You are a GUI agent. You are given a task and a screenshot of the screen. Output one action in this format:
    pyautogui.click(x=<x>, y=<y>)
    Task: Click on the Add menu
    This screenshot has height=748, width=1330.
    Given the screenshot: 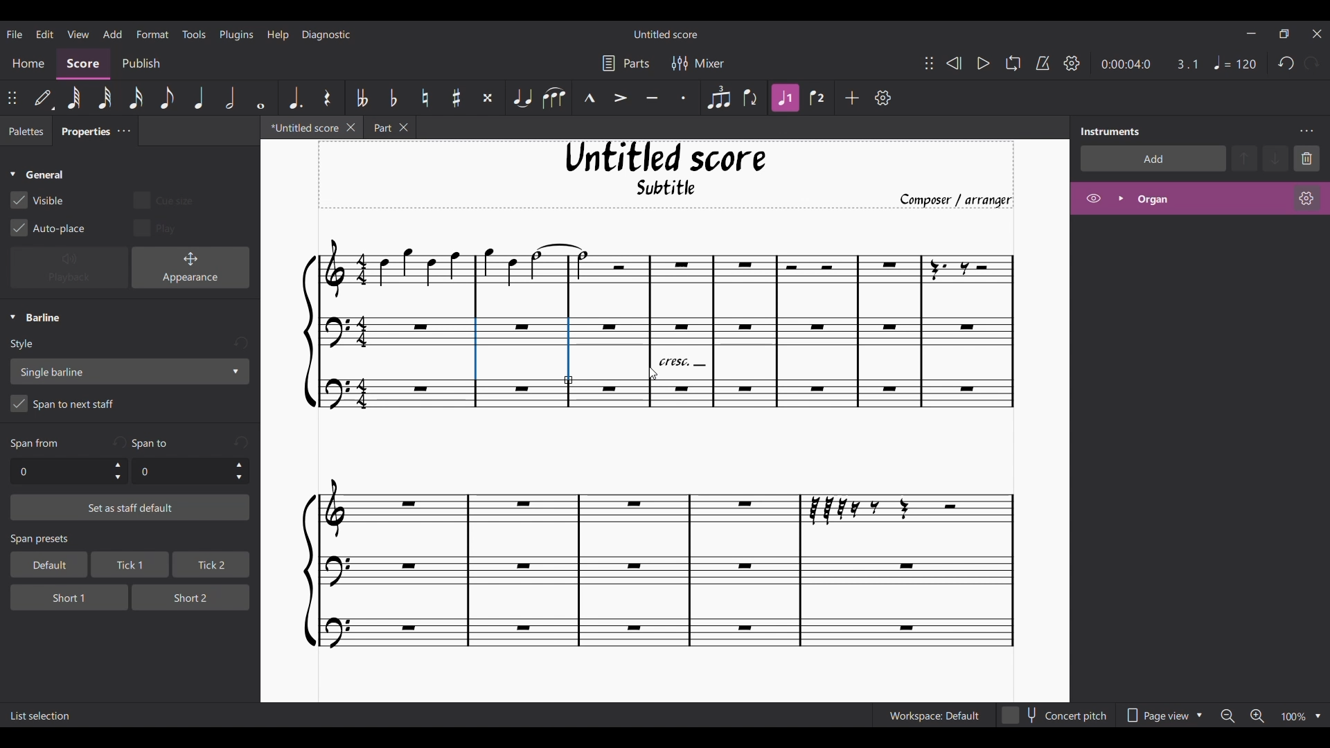 What is the action you would take?
    pyautogui.click(x=112, y=33)
    